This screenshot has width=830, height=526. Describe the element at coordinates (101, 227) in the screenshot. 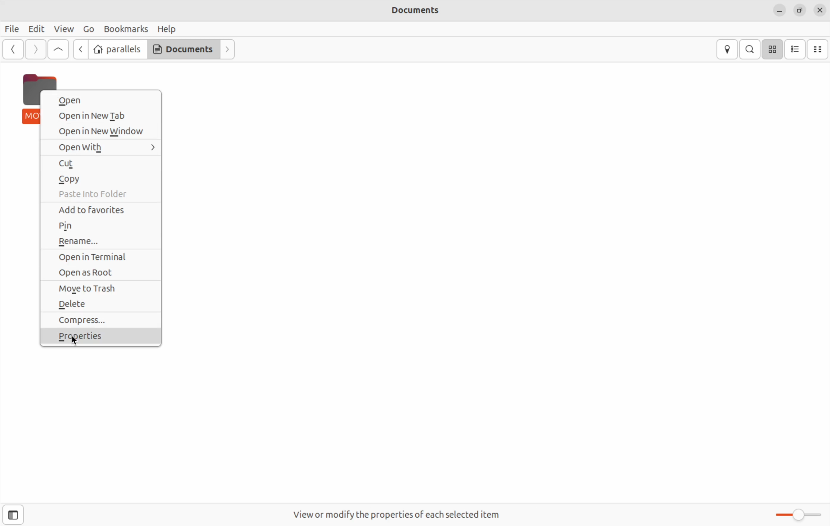

I see `pin` at that location.